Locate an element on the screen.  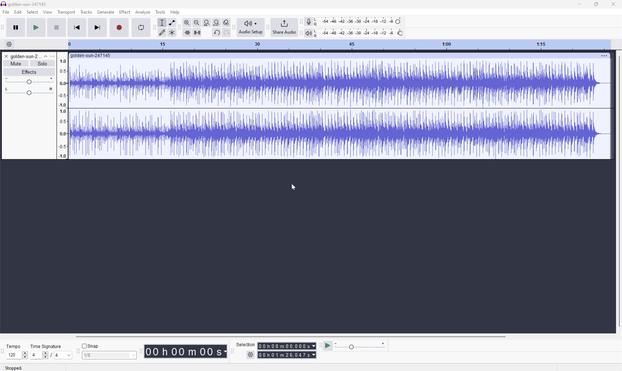
Selection is located at coordinates (287, 355).